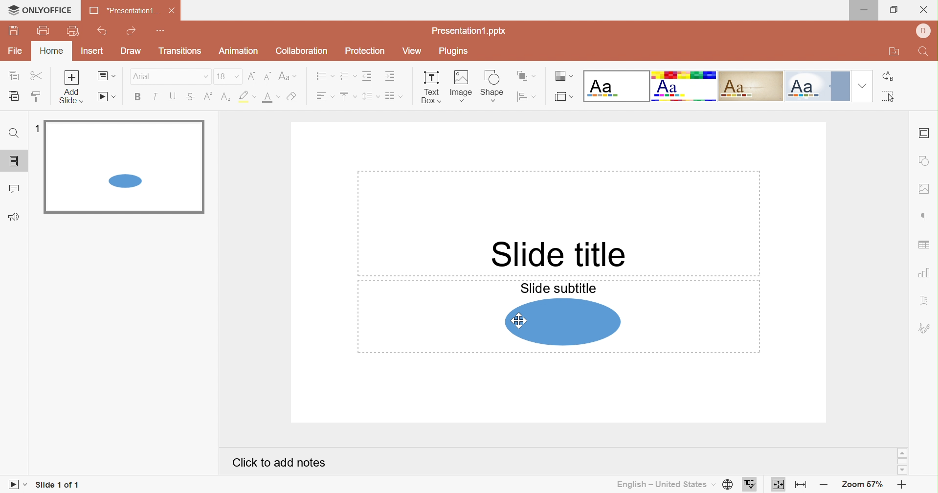  Describe the element at coordinates (44, 31) in the screenshot. I see `Print file` at that location.